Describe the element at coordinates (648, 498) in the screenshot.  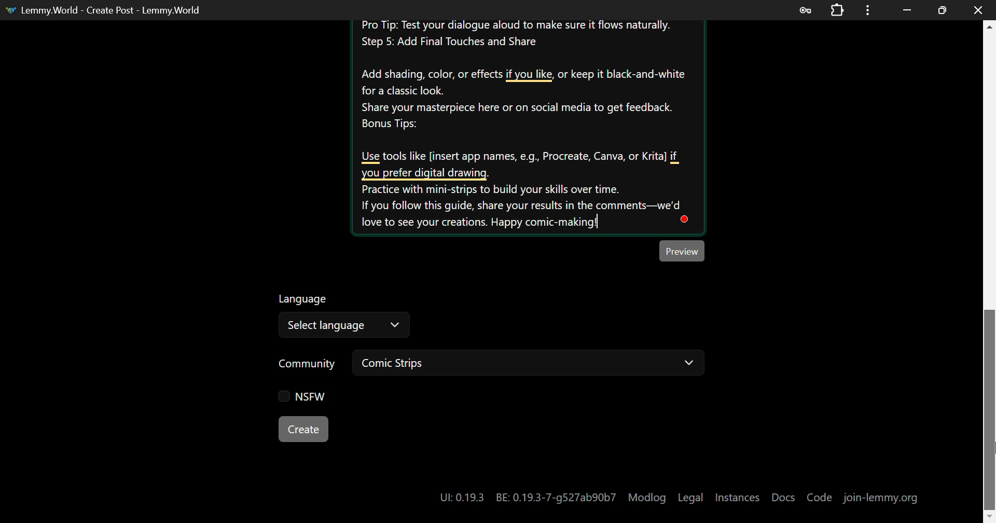
I see `Modlog` at that location.